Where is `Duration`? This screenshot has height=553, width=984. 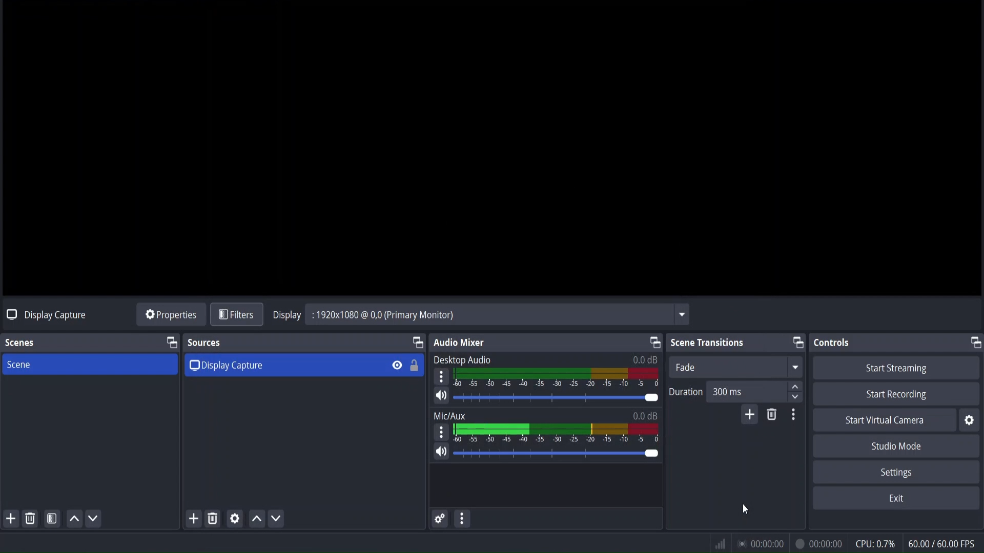
Duration is located at coordinates (687, 393).